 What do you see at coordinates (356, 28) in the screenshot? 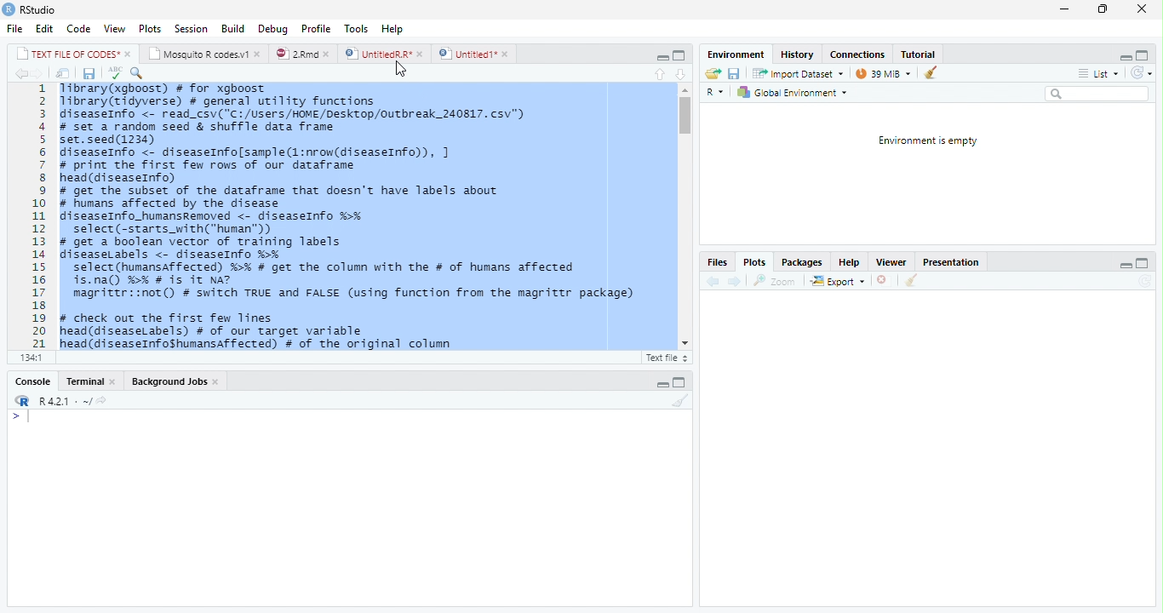
I see `Tools` at bounding box center [356, 28].